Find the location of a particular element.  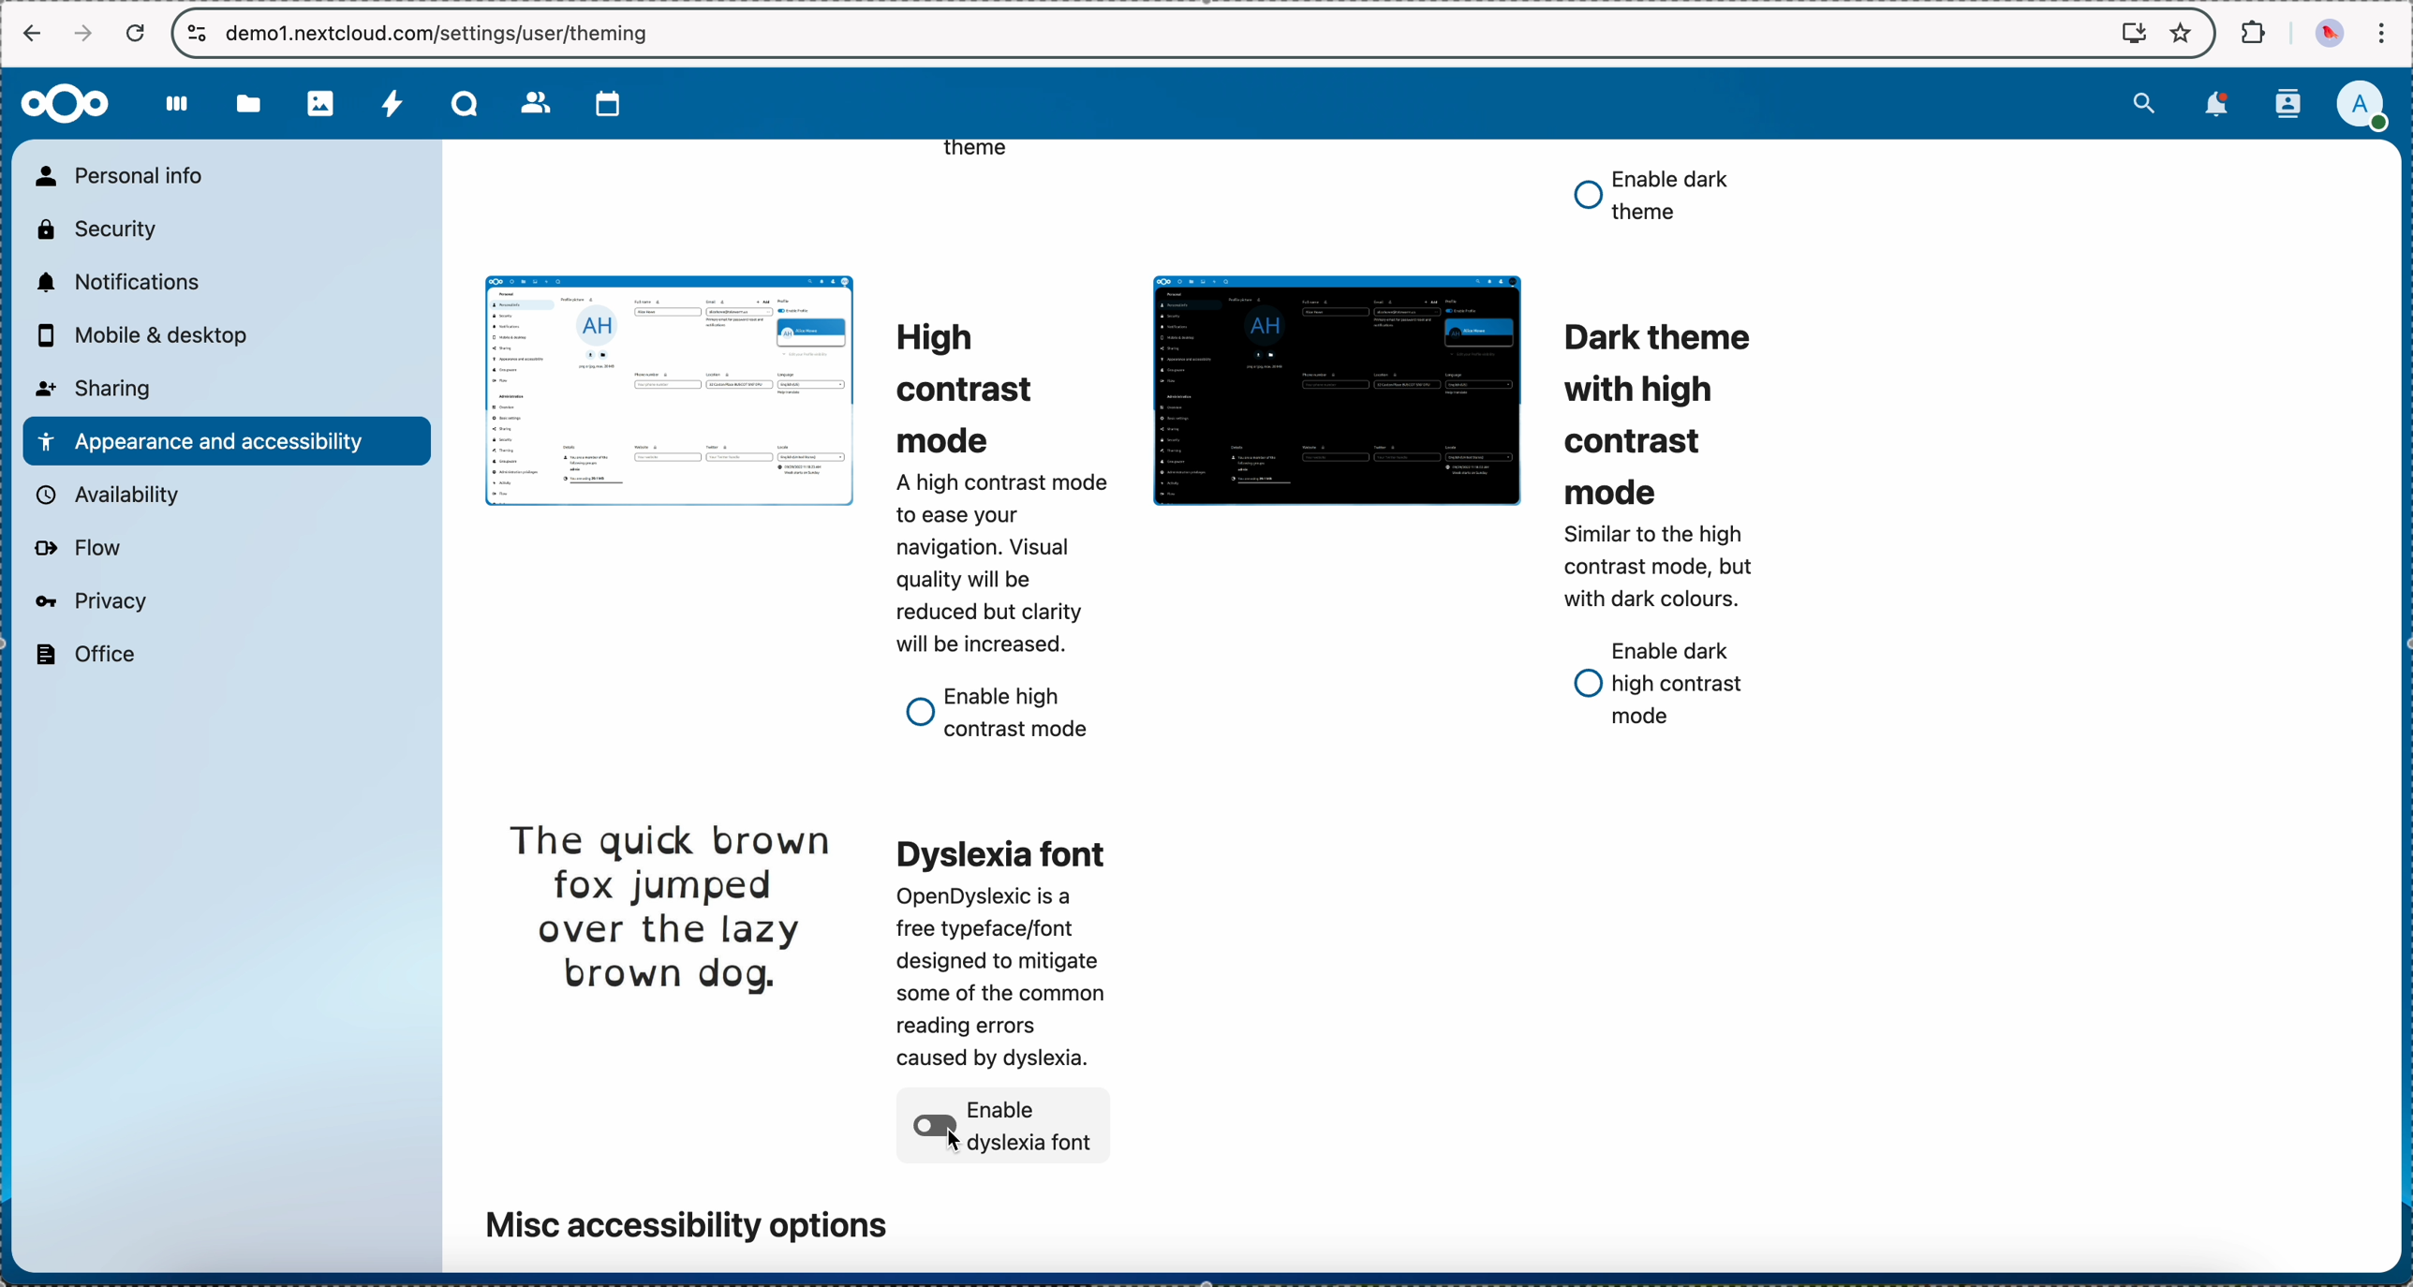

click on enable dyslexia font option is located at coordinates (1009, 1127).